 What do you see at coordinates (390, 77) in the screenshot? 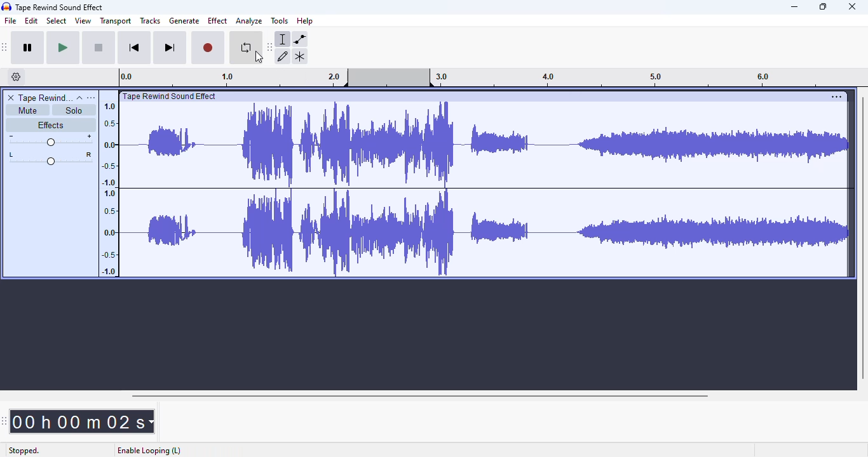
I see `looping region` at bounding box center [390, 77].